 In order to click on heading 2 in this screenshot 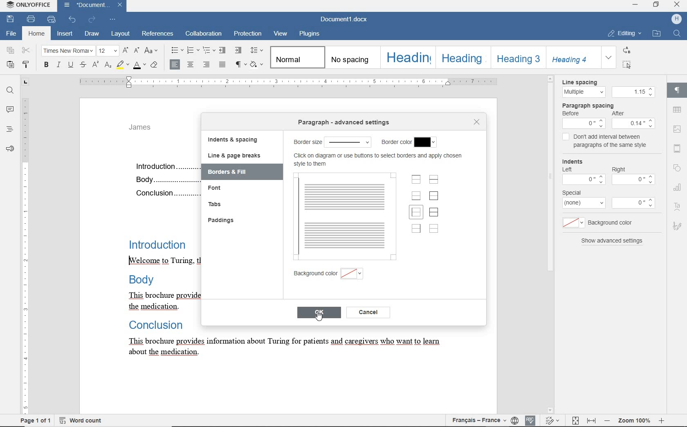, I will do `click(461, 57)`.